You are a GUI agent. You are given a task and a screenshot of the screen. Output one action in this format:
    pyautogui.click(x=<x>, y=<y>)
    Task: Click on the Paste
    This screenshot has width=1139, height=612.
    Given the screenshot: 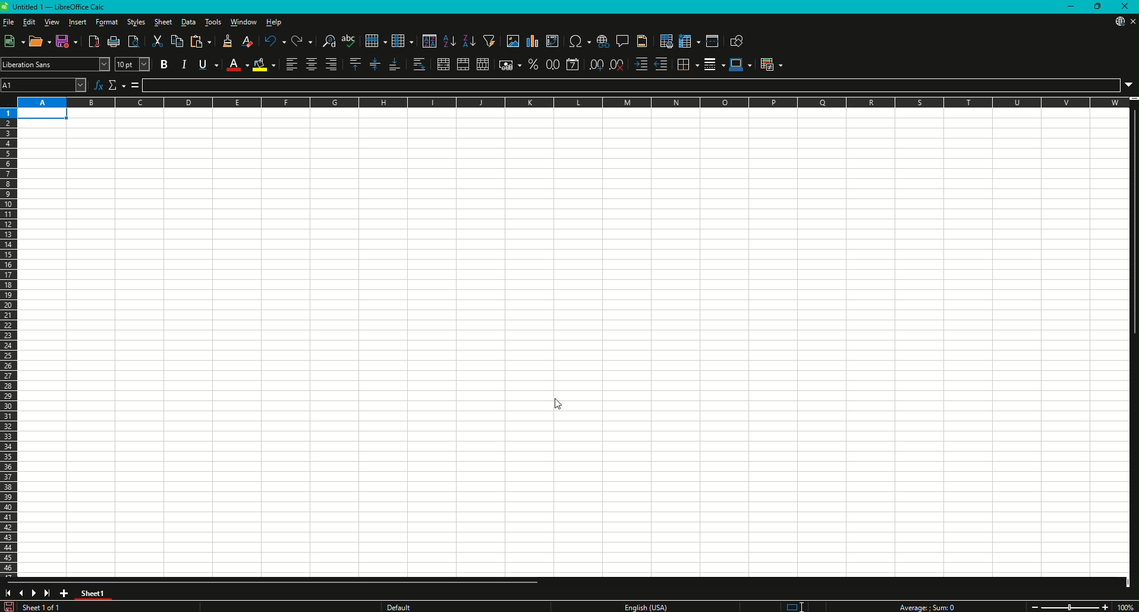 What is the action you would take?
    pyautogui.click(x=201, y=41)
    